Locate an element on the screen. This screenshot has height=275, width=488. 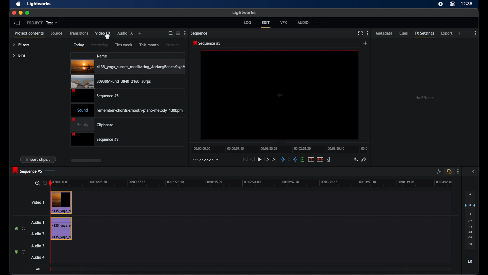
metadata is located at coordinates (384, 33).